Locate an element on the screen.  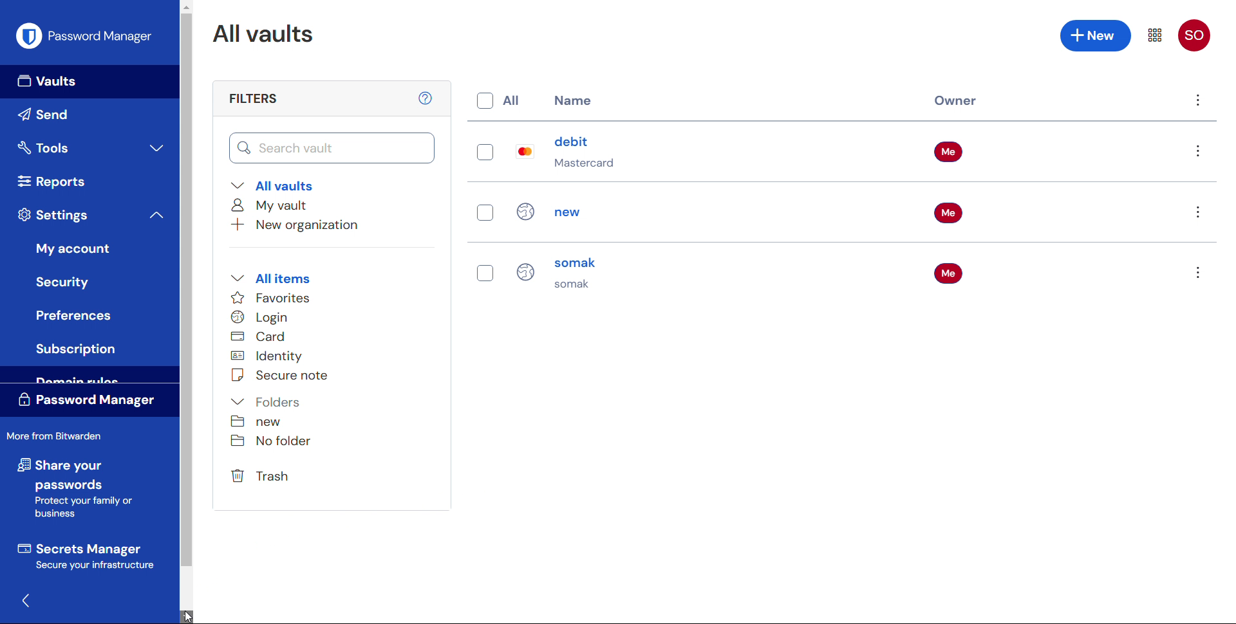
share your passwords Protect your family or business is located at coordinates (73, 490).